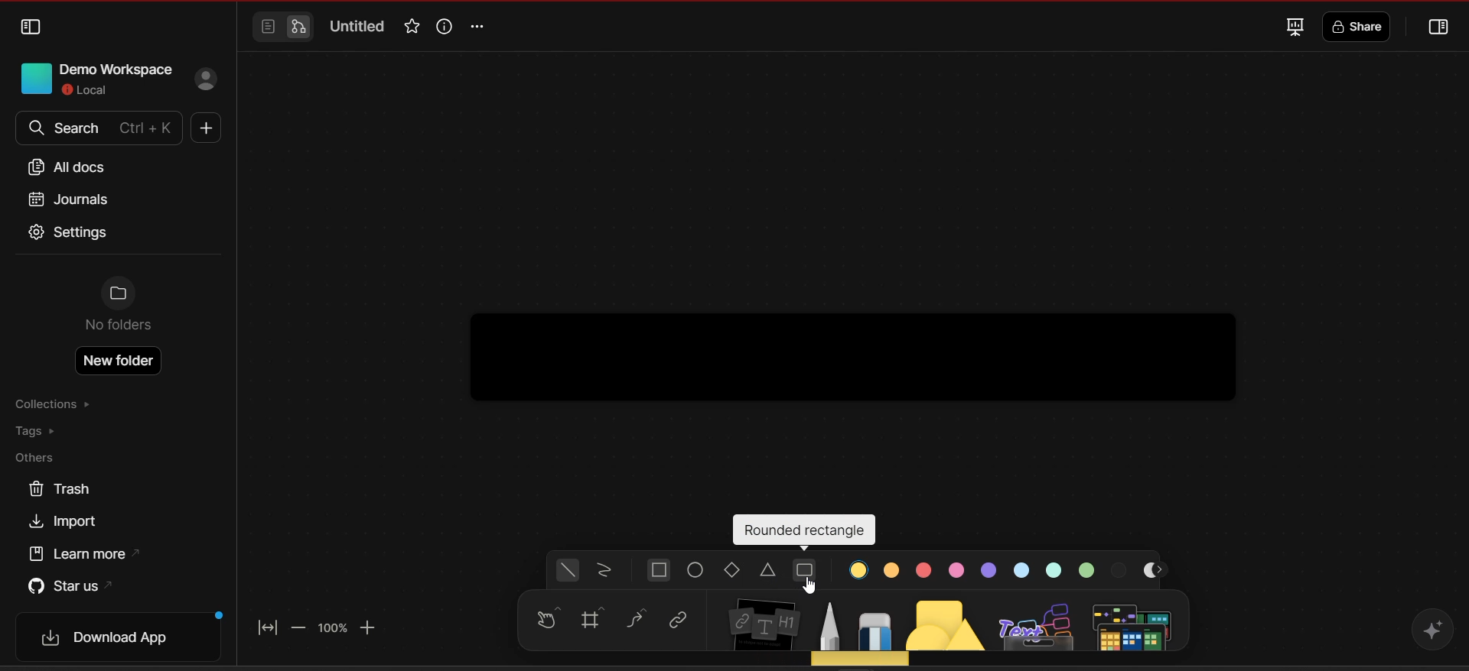  Describe the element at coordinates (89, 554) in the screenshot. I see `learn more` at that location.